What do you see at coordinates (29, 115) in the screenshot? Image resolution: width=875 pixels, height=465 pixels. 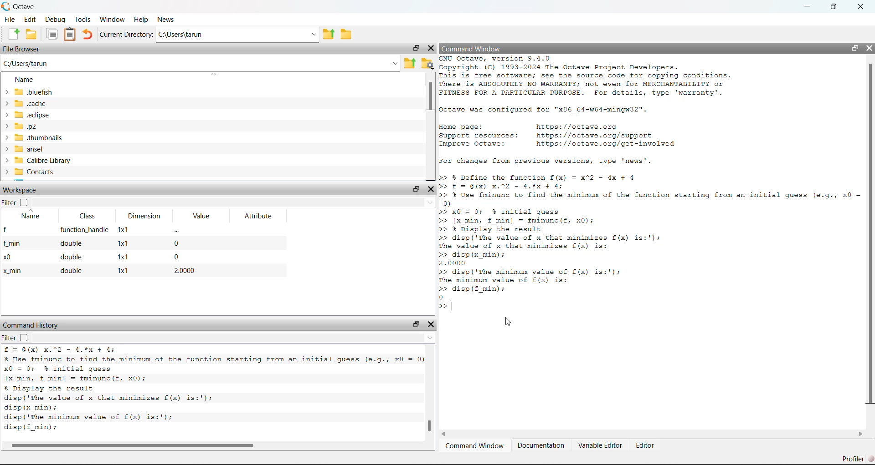 I see `> 50 eclipse` at bounding box center [29, 115].